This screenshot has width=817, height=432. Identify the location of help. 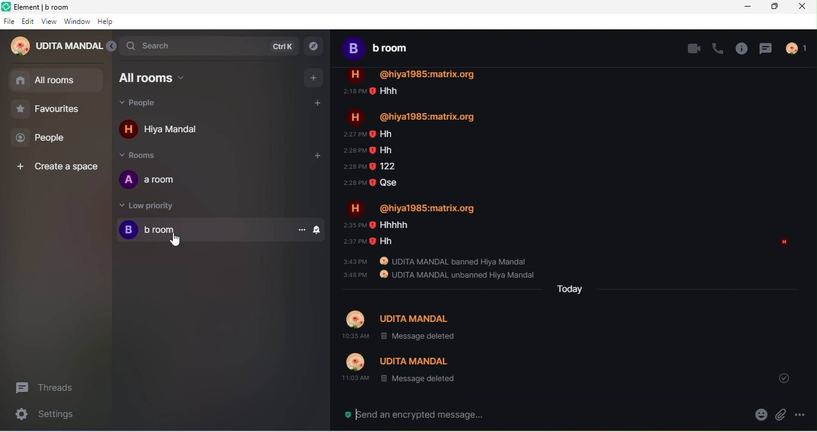
(108, 23).